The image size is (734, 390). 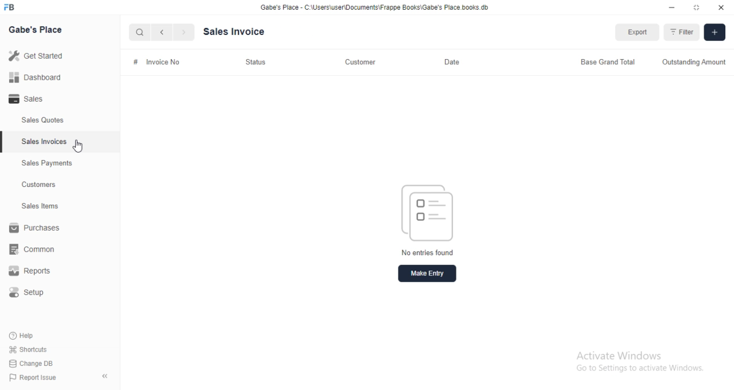 What do you see at coordinates (377, 7) in the screenshot?
I see `Gabe's Place - C'\Users\userDocuments\Frappe Books\Gabe's Place books db` at bounding box center [377, 7].